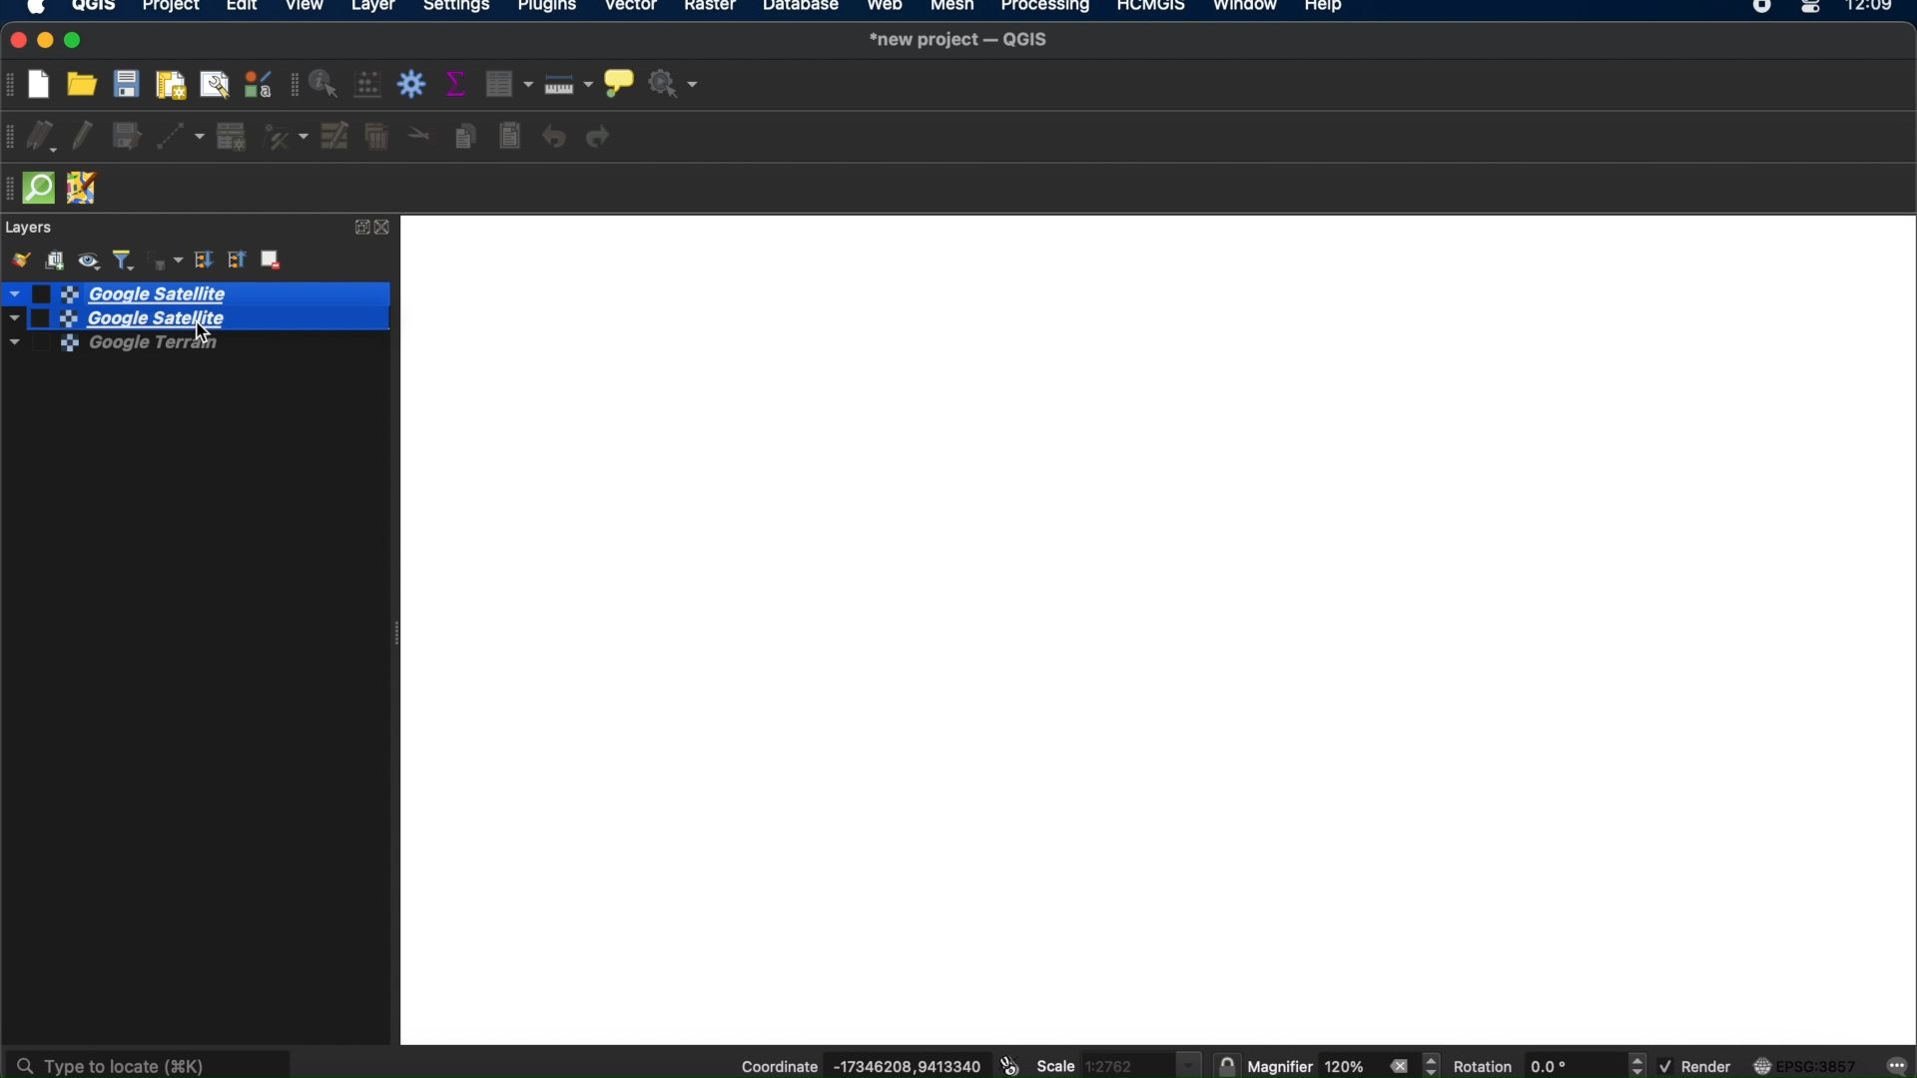 The width and height of the screenshot is (1917, 1078). I want to click on layer, so click(373, 8).